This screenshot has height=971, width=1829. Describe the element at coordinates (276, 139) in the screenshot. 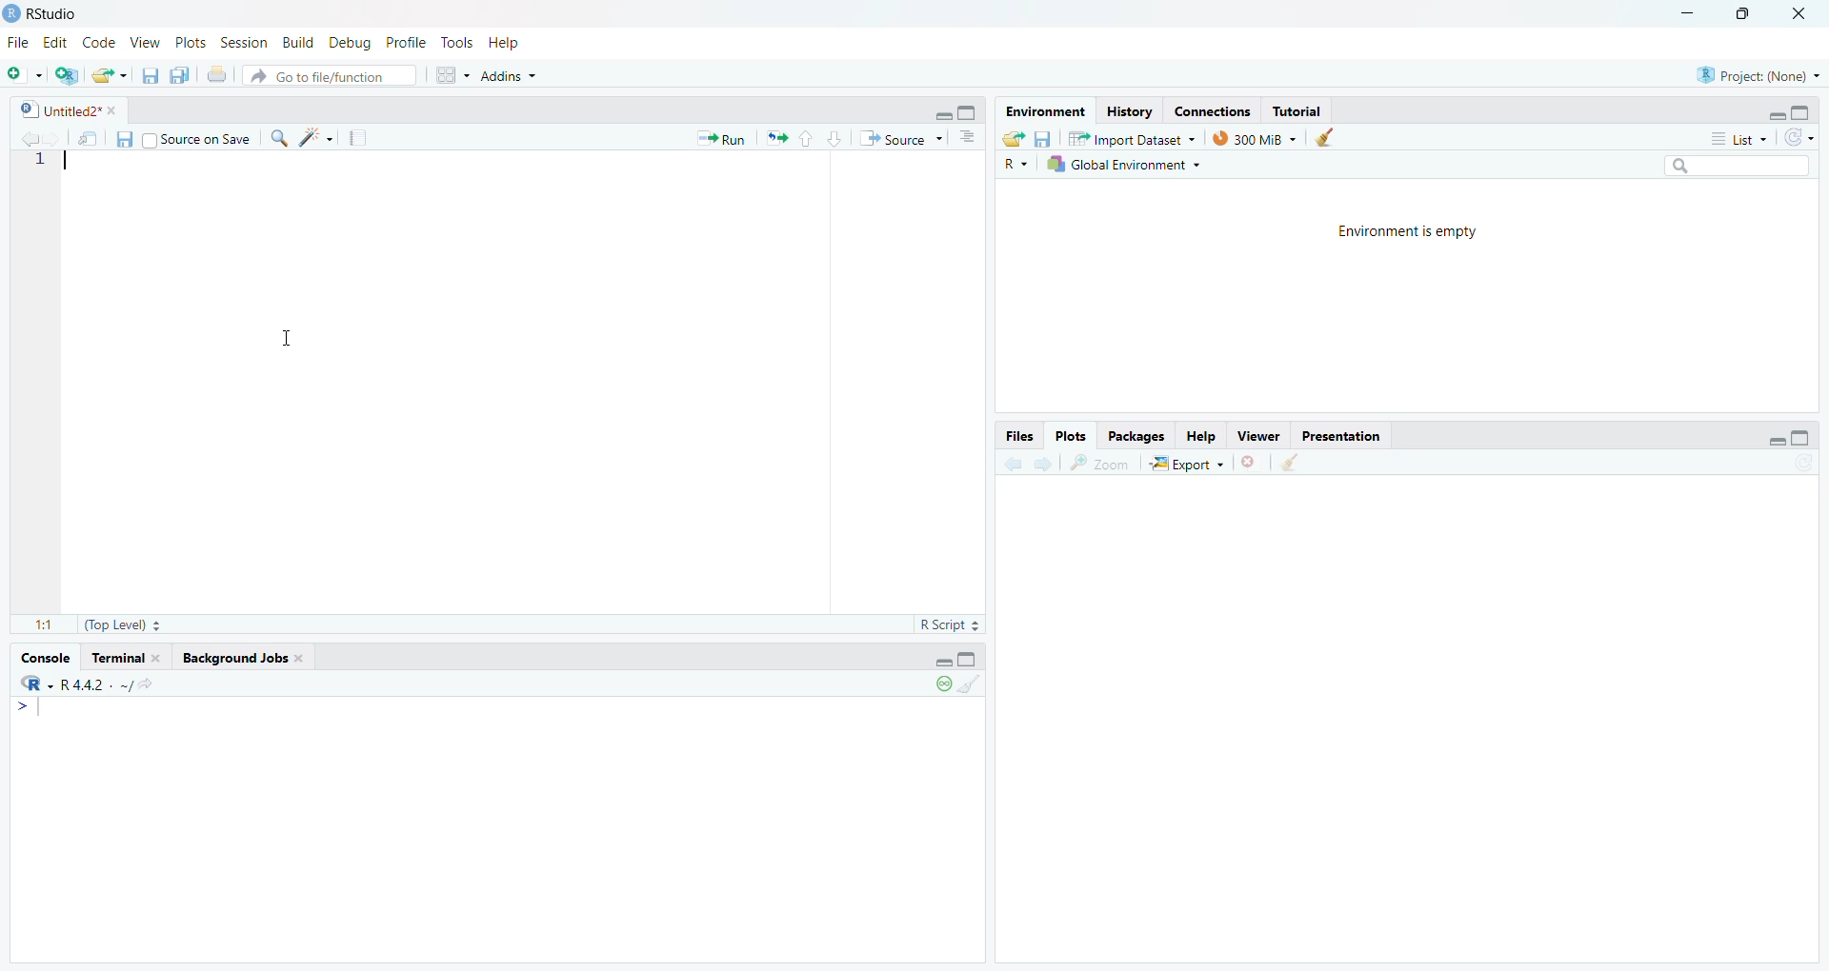

I see `find/replace` at that location.